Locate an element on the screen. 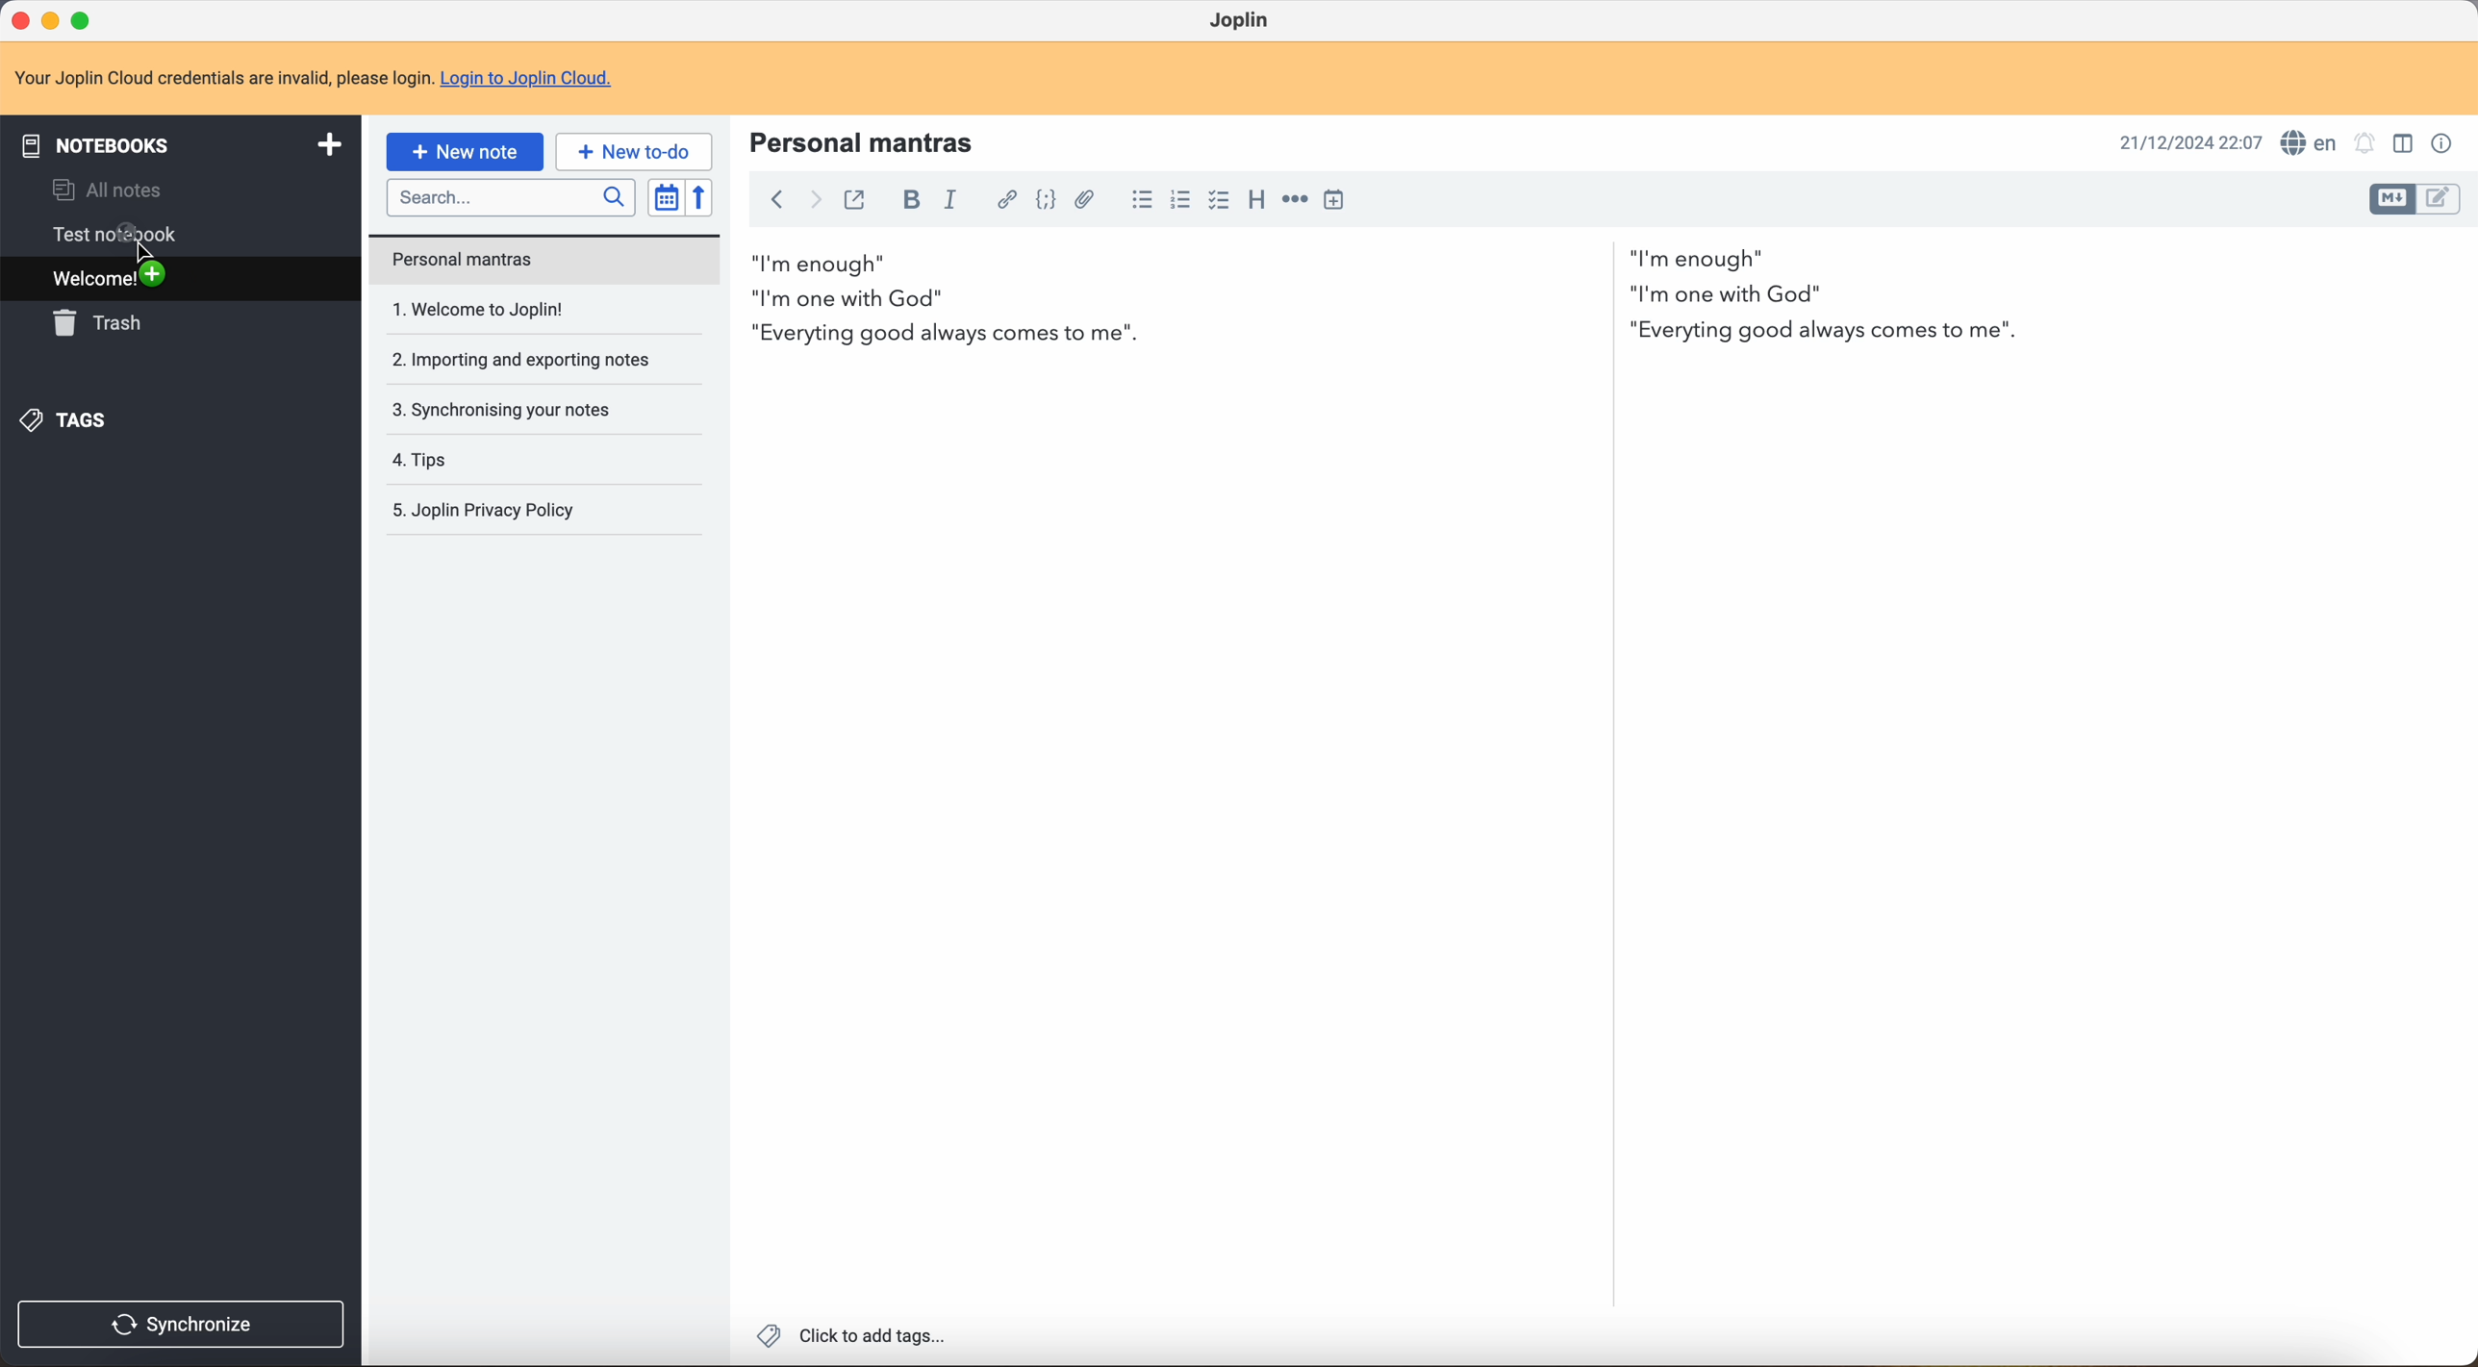  insert time is located at coordinates (1339, 200).